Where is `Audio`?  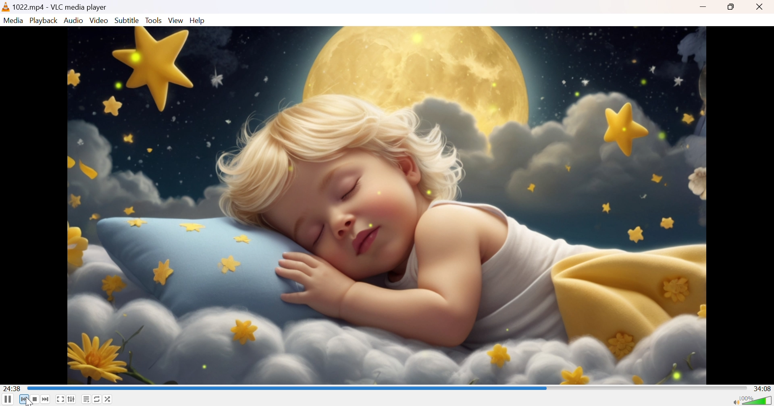
Audio is located at coordinates (75, 21).